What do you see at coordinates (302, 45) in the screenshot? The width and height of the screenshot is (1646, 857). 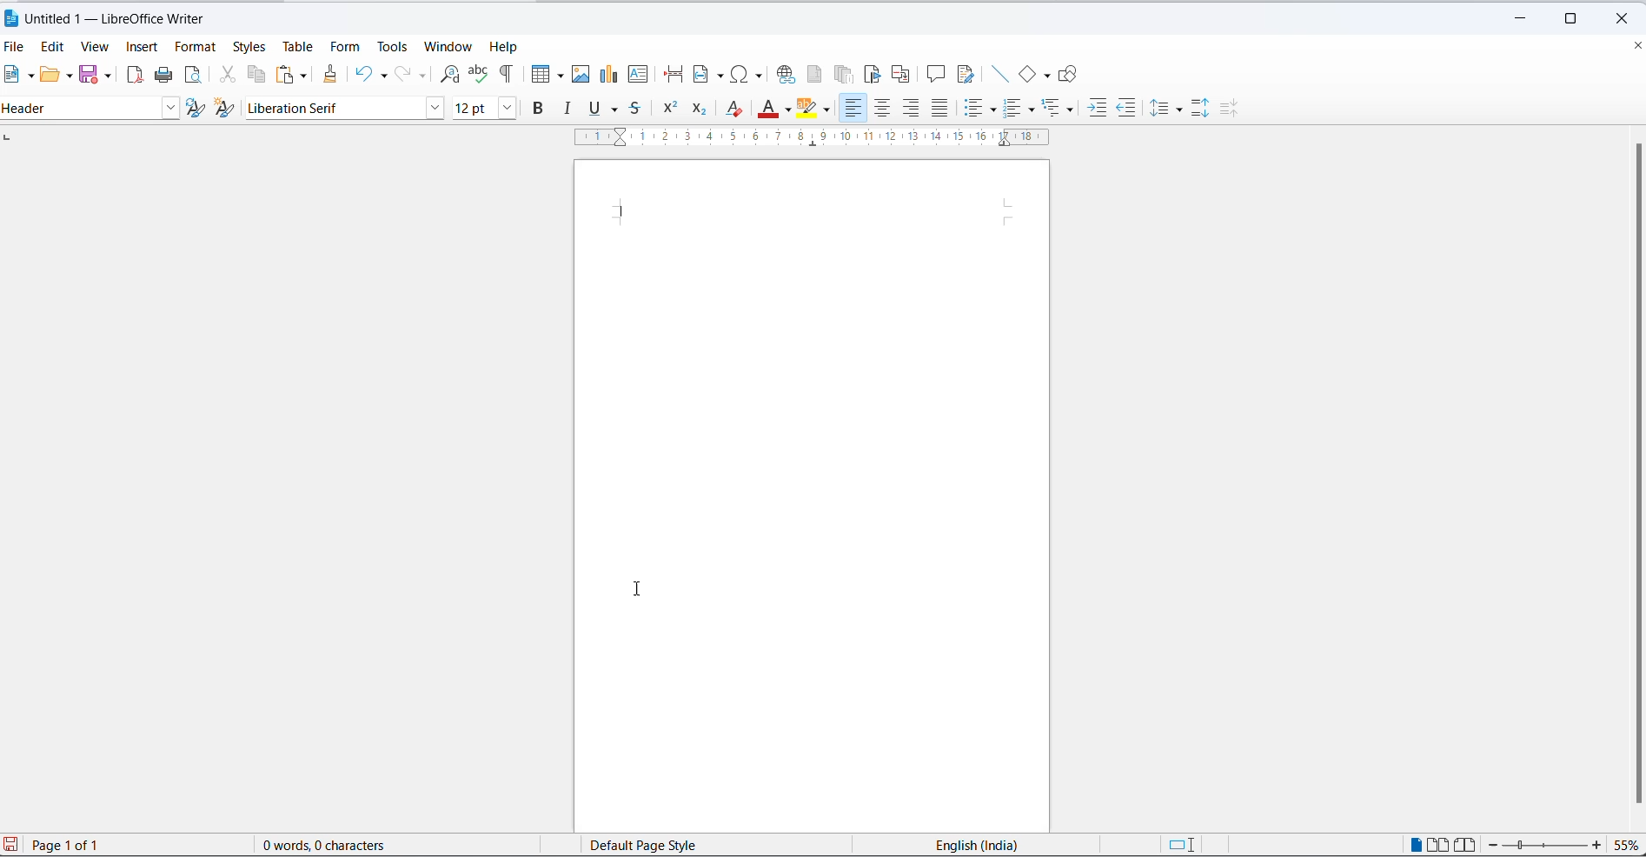 I see `table` at bounding box center [302, 45].